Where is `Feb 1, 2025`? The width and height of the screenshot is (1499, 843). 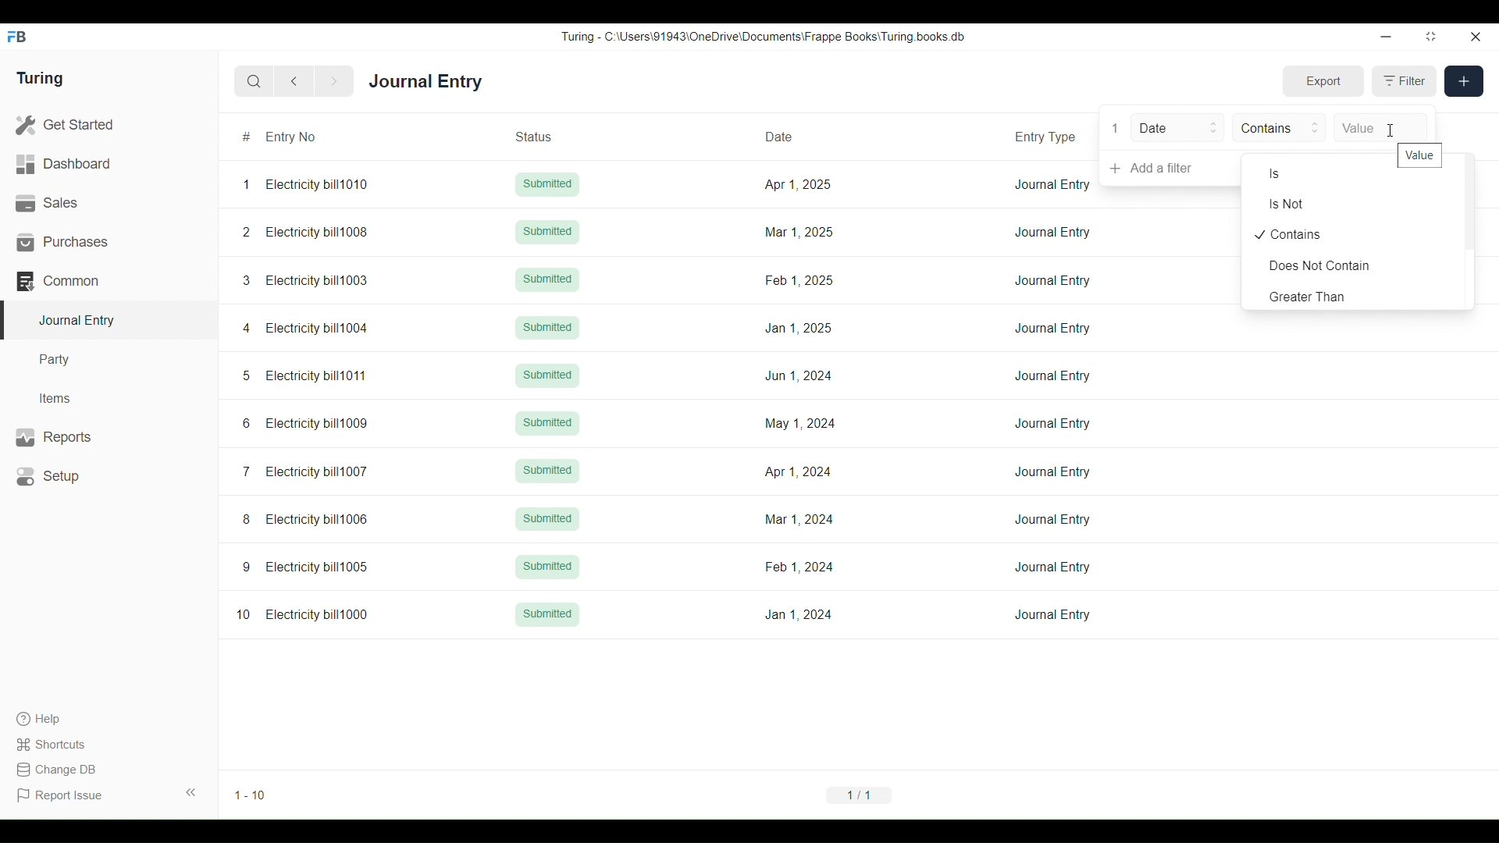
Feb 1, 2025 is located at coordinates (800, 279).